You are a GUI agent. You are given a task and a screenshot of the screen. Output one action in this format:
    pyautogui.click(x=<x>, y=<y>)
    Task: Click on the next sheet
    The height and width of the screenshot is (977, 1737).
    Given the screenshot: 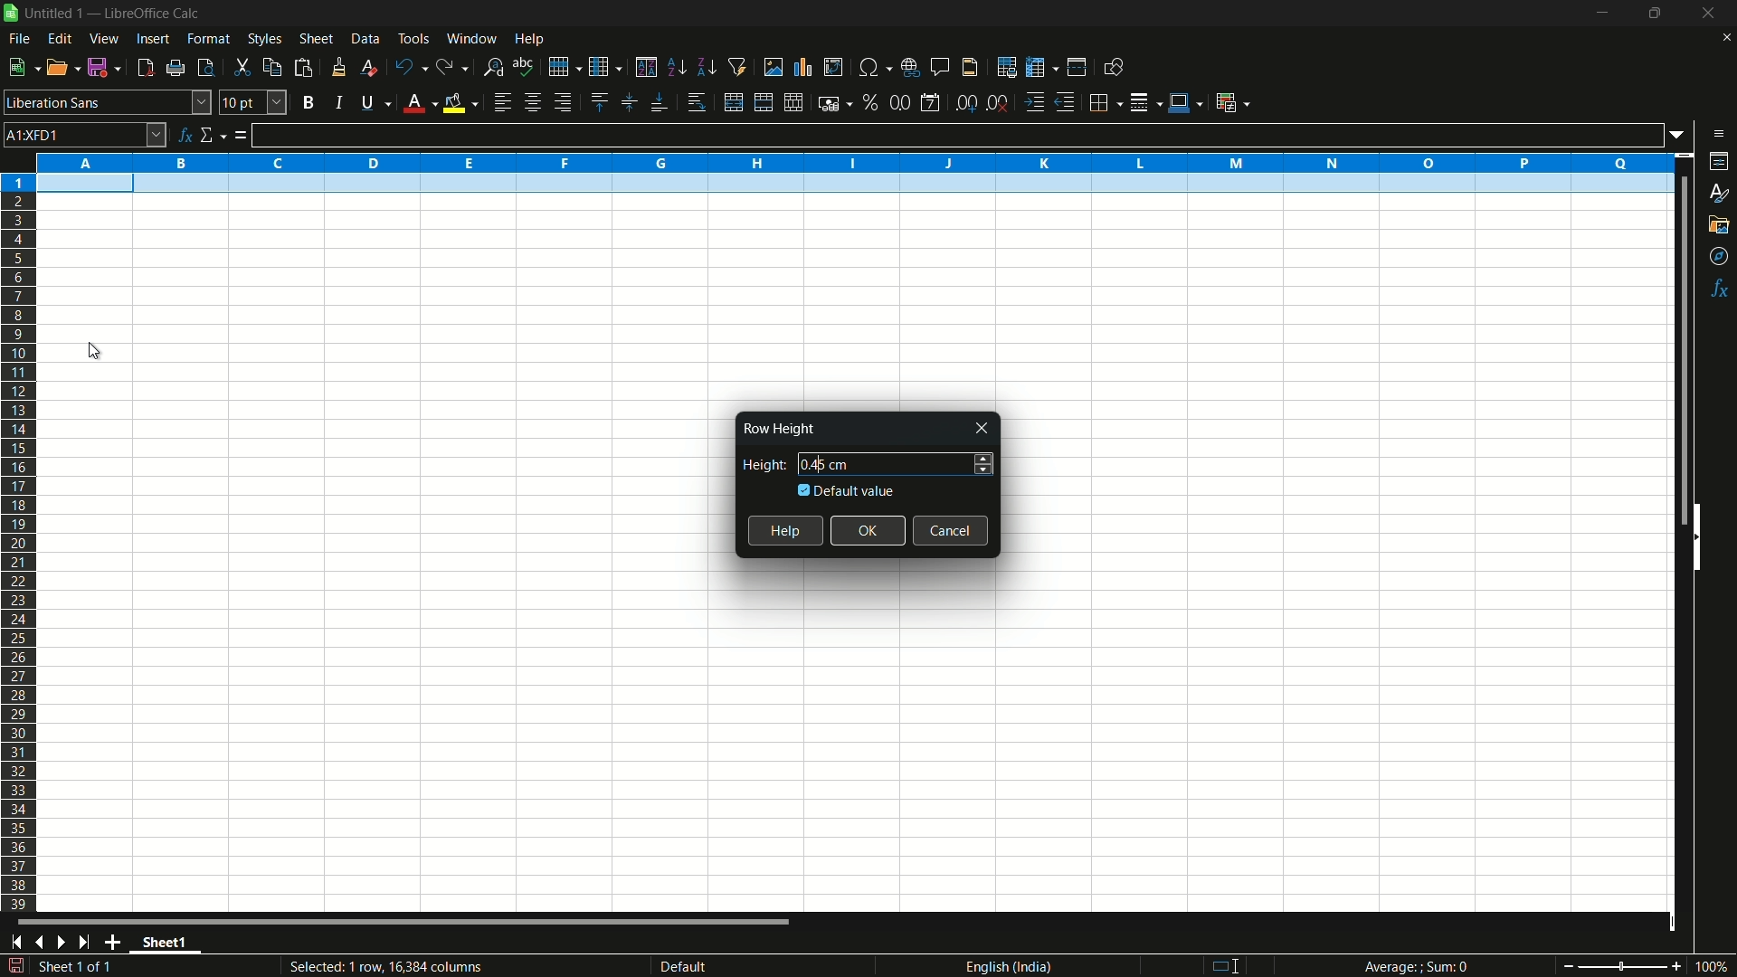 What is the action you would take?
    pyautogui.click(x=65, y=942)
    